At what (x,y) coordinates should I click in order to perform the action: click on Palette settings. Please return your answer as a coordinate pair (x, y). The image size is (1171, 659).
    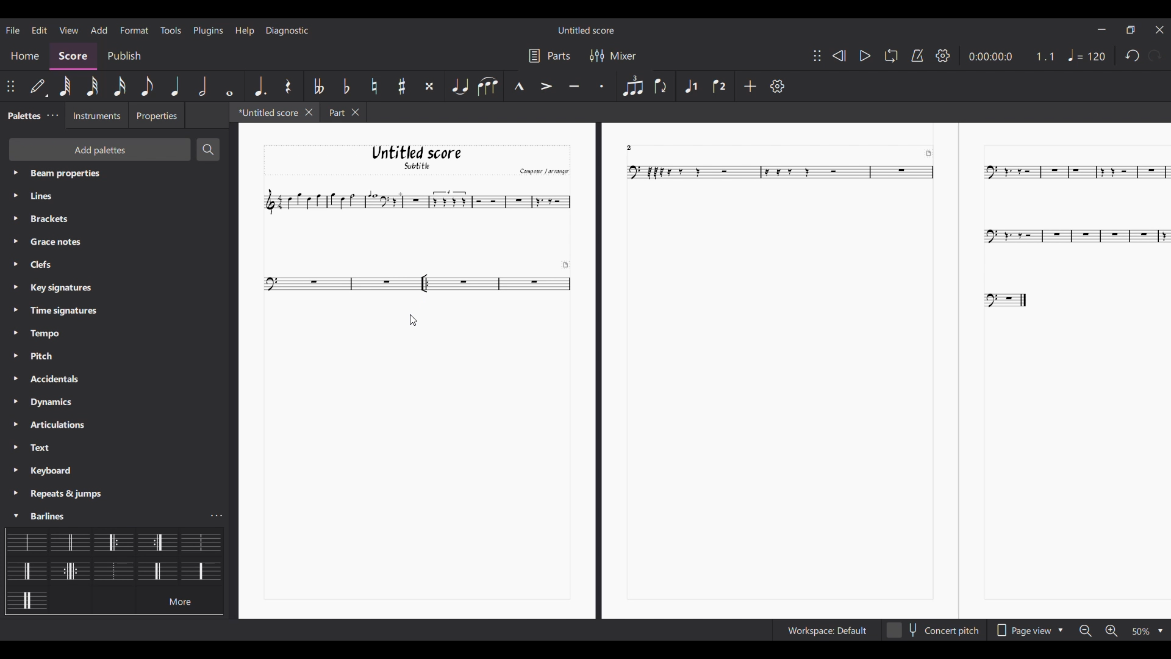
    Looking at the image, I should click on (72, 176).